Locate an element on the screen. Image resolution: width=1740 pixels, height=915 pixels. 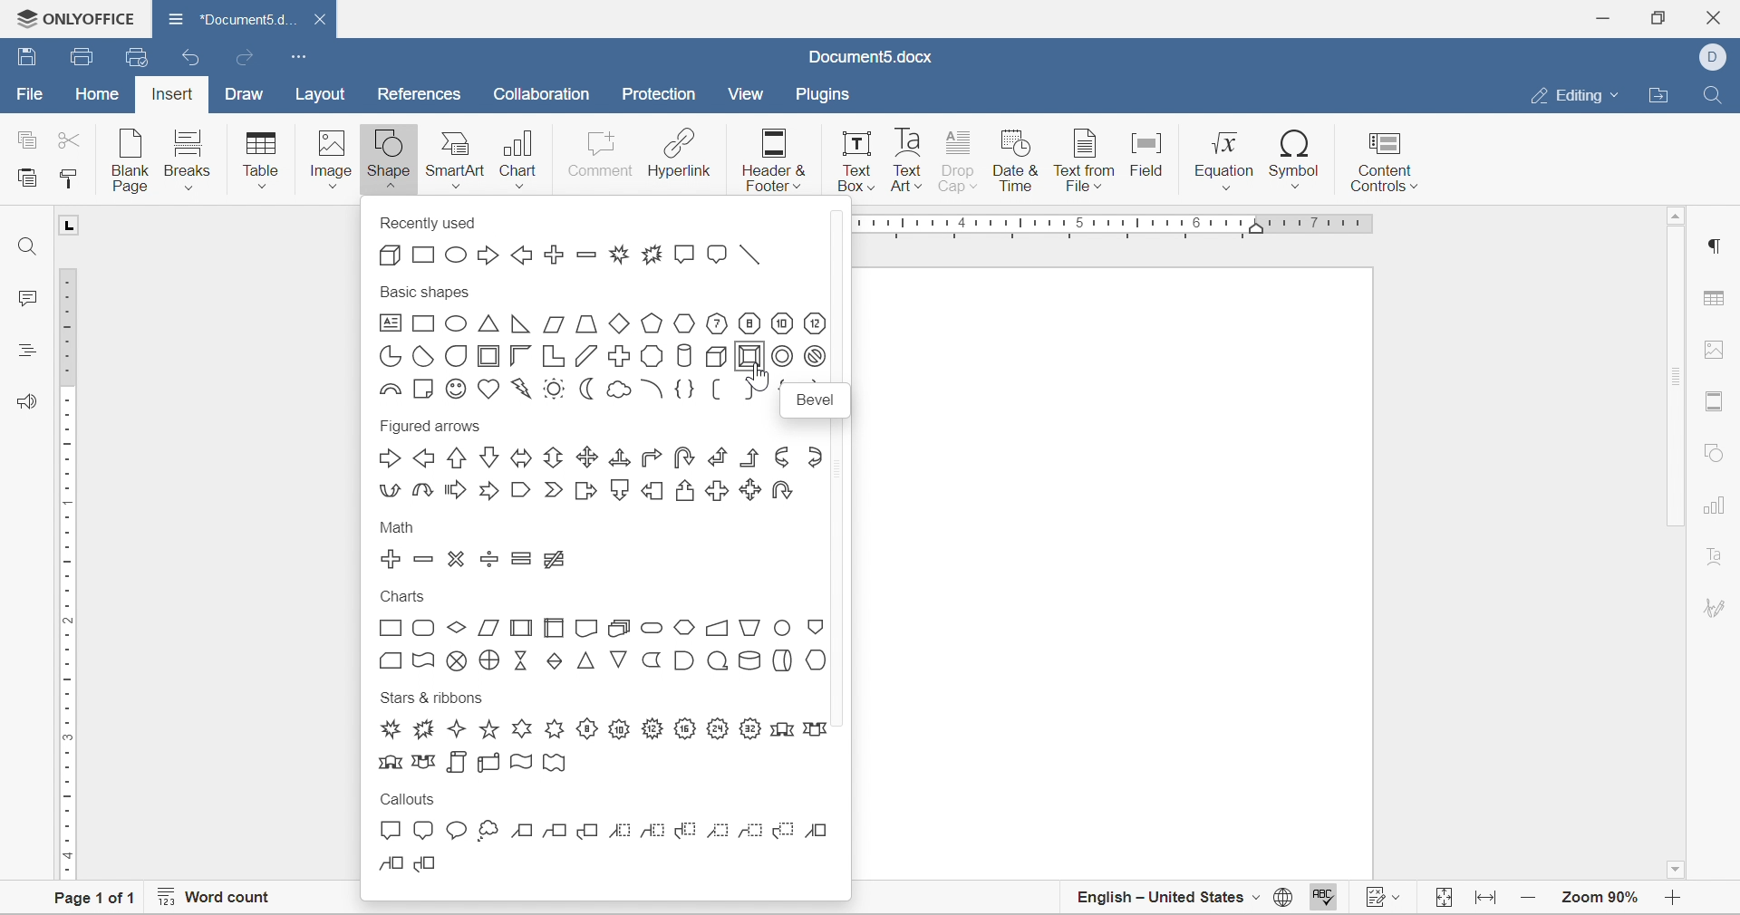
shape is located at coordinates (386, 153).